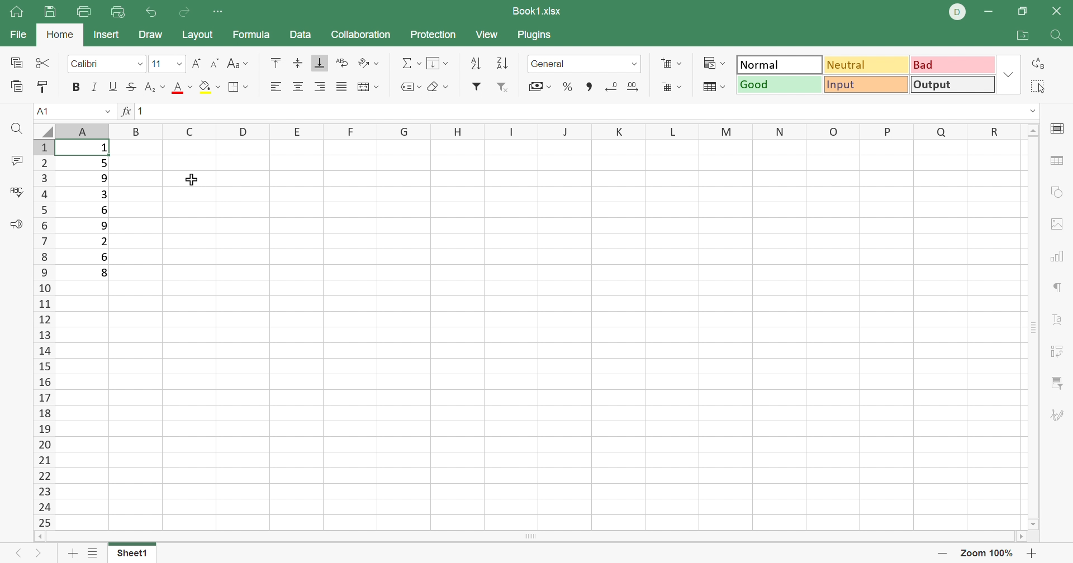 The image size is (1073, 563). What do you see at coordinates (18, 128) in the screenshot?
I see `Find` at bounding box center [18, 128].